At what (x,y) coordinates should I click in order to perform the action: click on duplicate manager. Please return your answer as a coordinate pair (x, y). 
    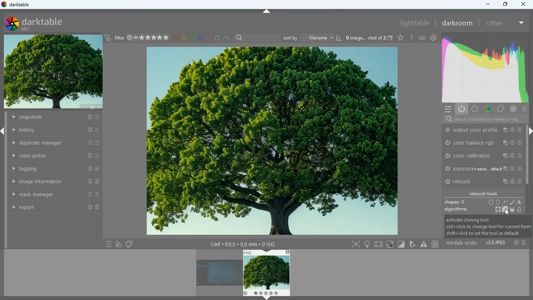
    Looking at the image, I should click on (58, 143).